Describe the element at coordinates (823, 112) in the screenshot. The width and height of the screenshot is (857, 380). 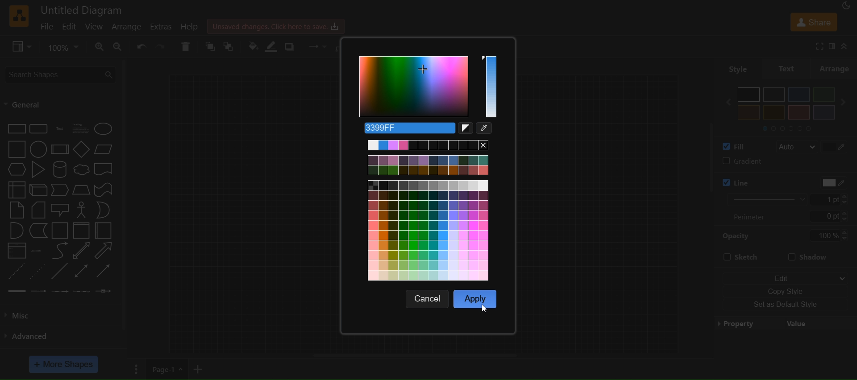
I see `purple color` at that location.